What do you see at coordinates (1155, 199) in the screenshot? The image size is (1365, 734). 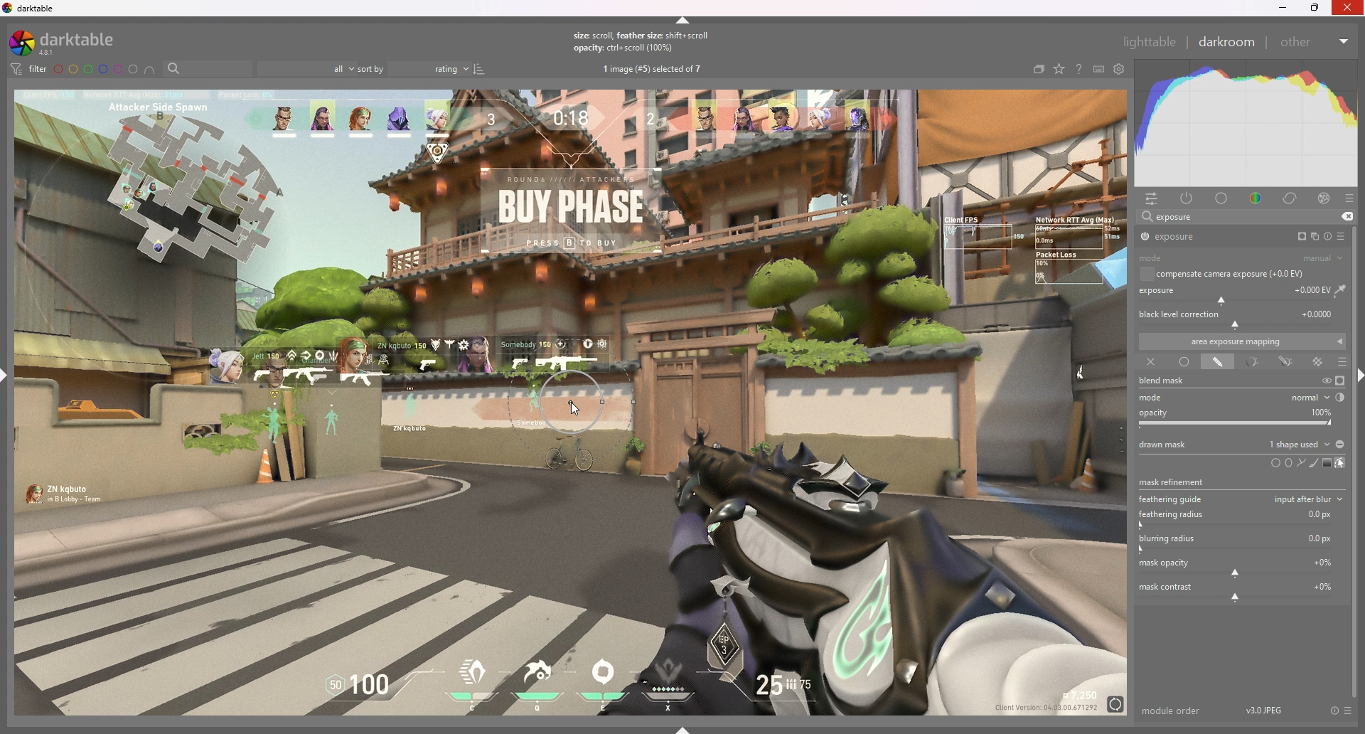 I see `quick access panel` at bounding box center [1155, 199].